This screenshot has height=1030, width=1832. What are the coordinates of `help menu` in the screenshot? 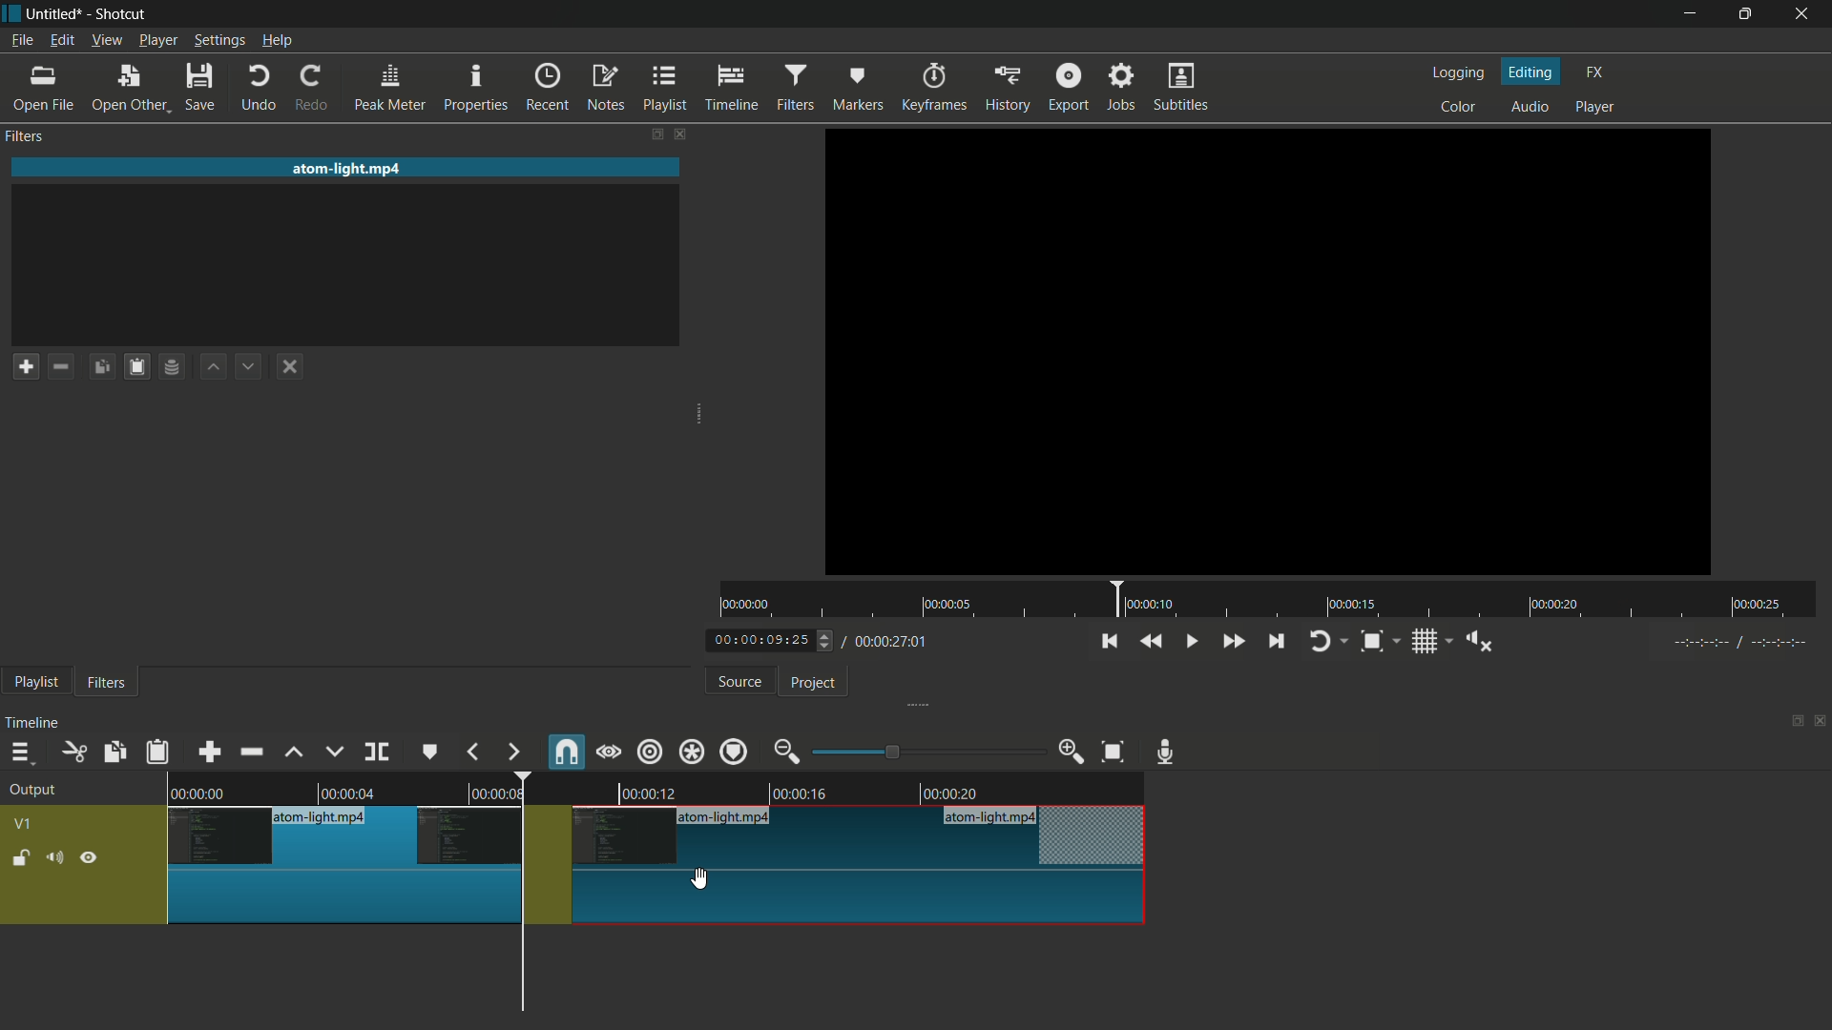 It's located at (277, 42).